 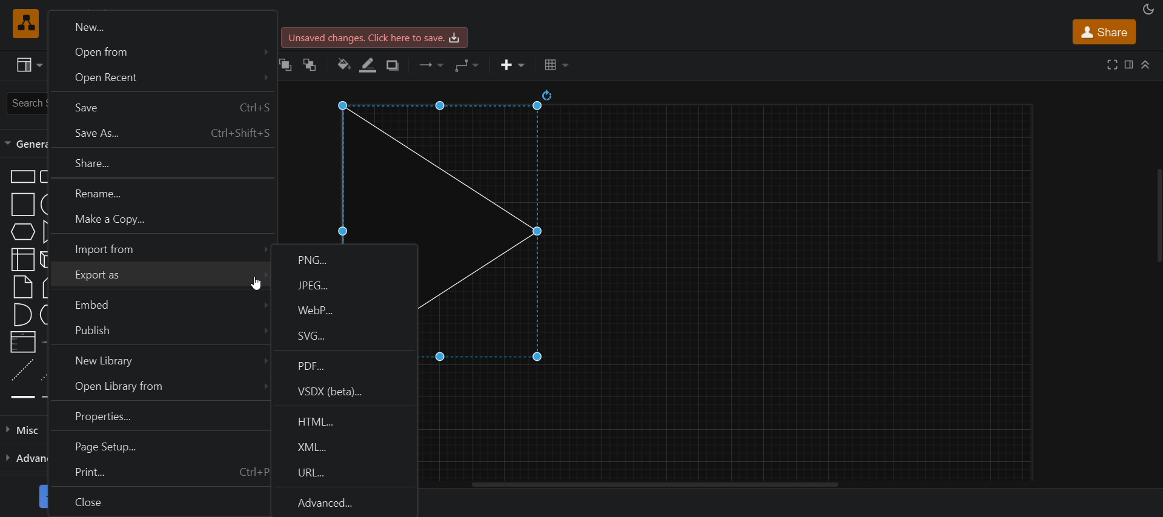 What do you see at coordinates (159, 194) in the screenshot?
I see `rename` at bounding box center [159, 194].